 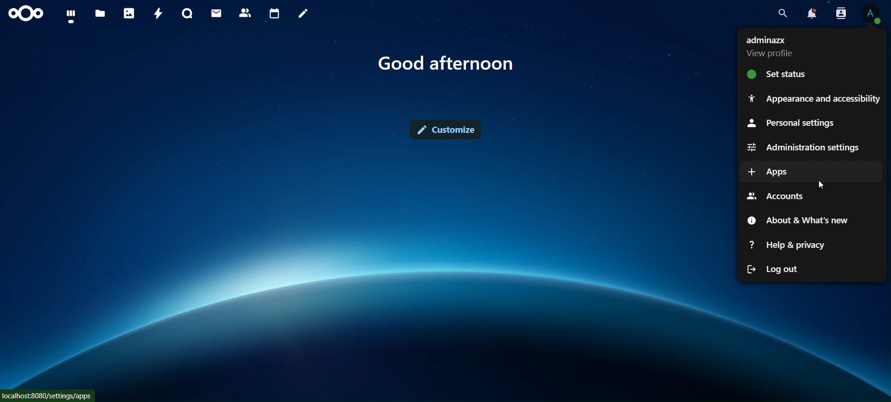 I want to click on log out, so click(x=778, y=266).